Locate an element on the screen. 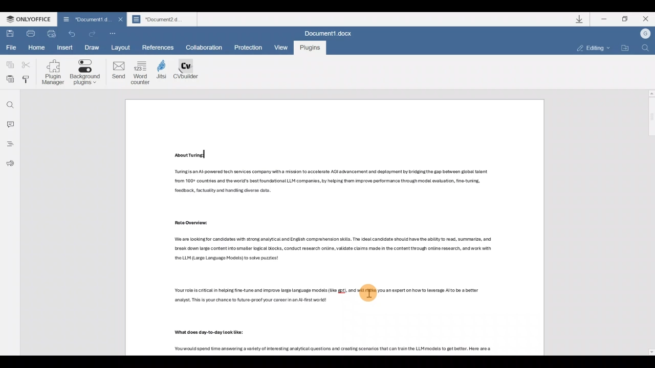  Save is located at coordinates (10, 33).